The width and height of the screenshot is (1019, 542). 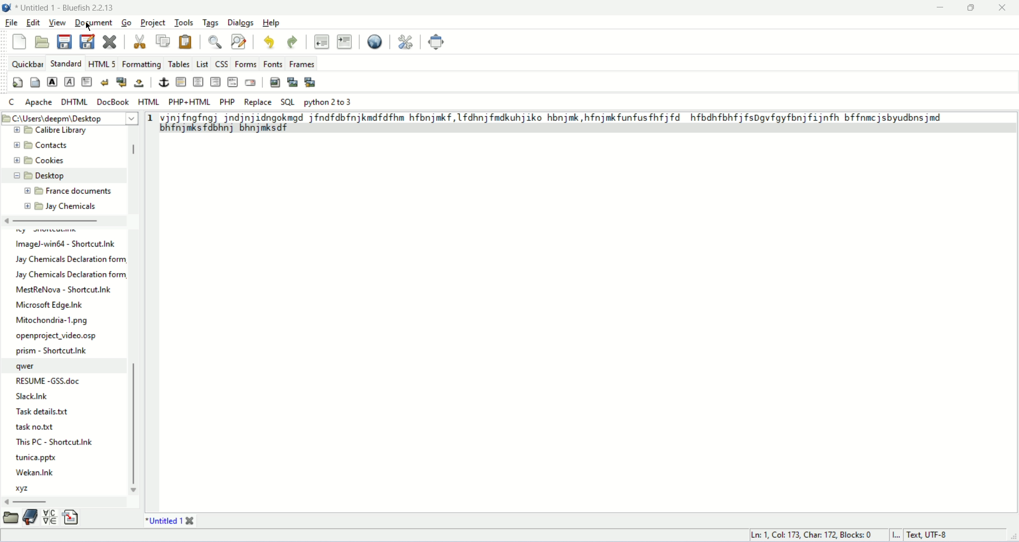 I want to click on standard, so click(x=64, y=63).